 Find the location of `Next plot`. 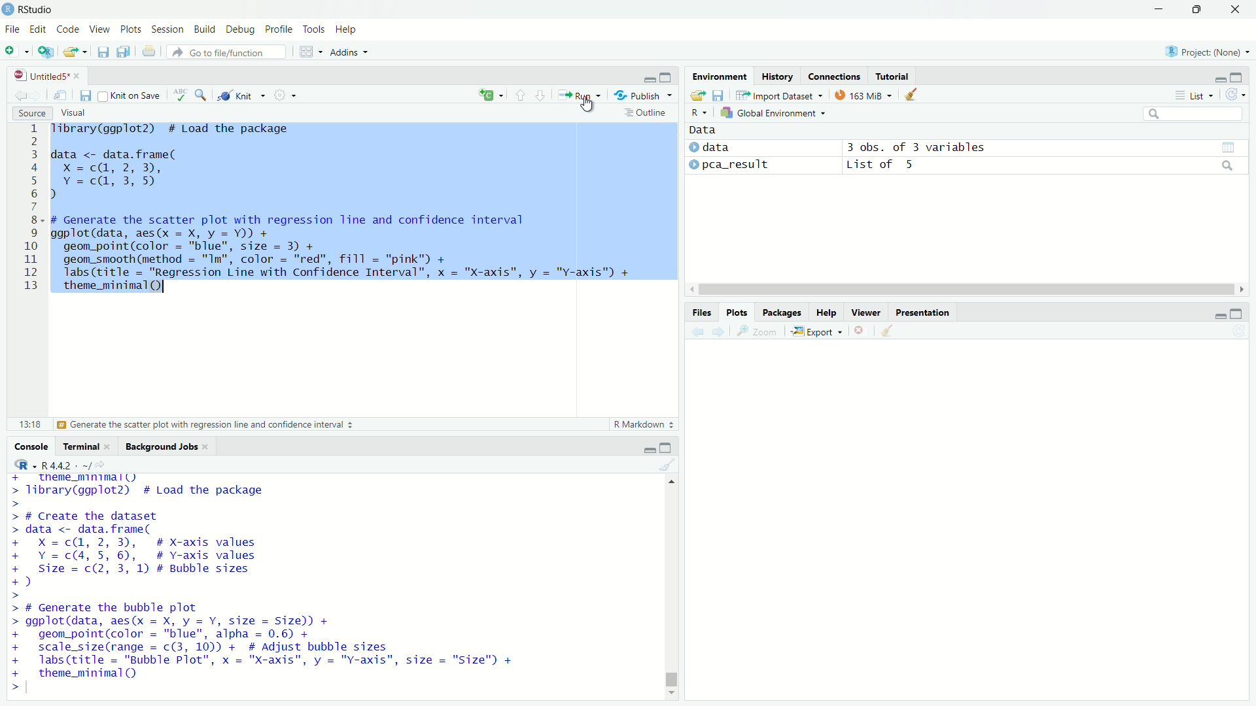

Next plot is located at coordinates (719, 331).